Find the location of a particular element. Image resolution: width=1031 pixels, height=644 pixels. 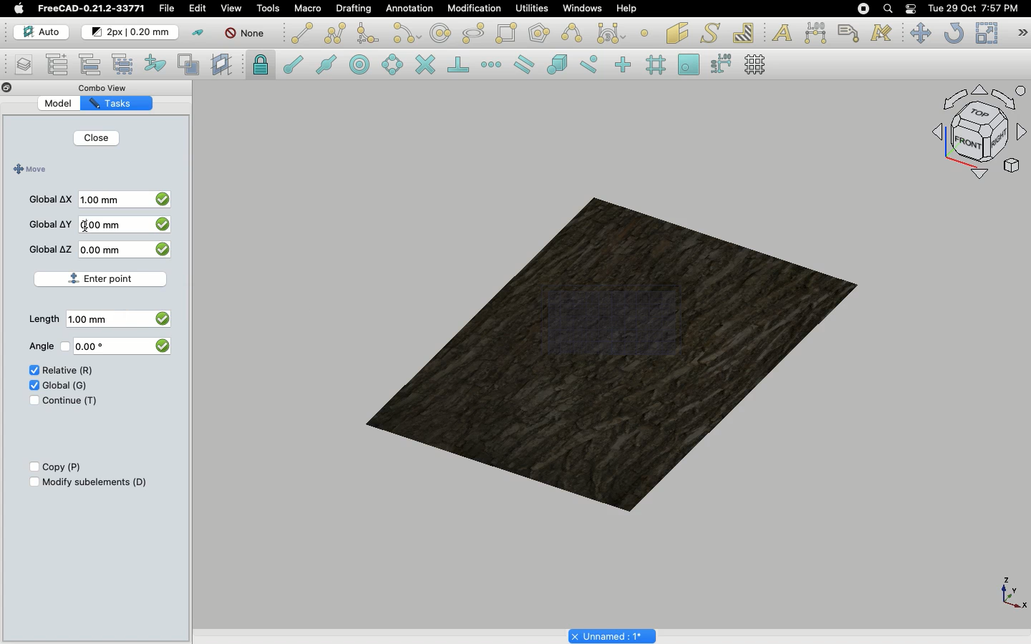

Modify subelements is located at coordinates (95, 482).